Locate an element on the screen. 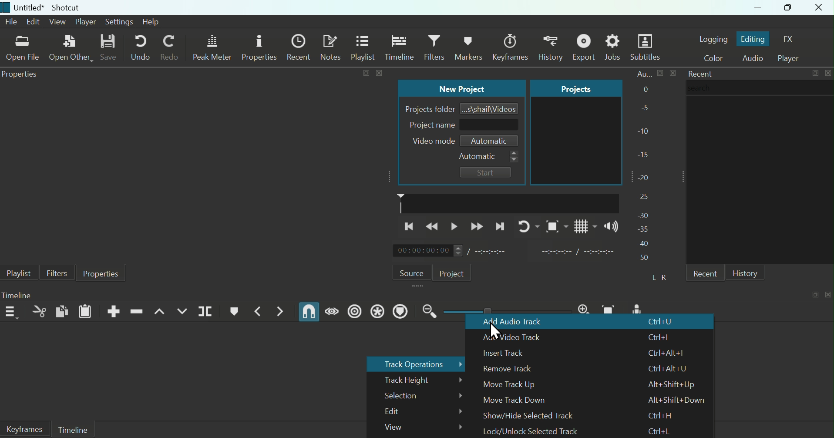  close is located at coordinates (673, 73).